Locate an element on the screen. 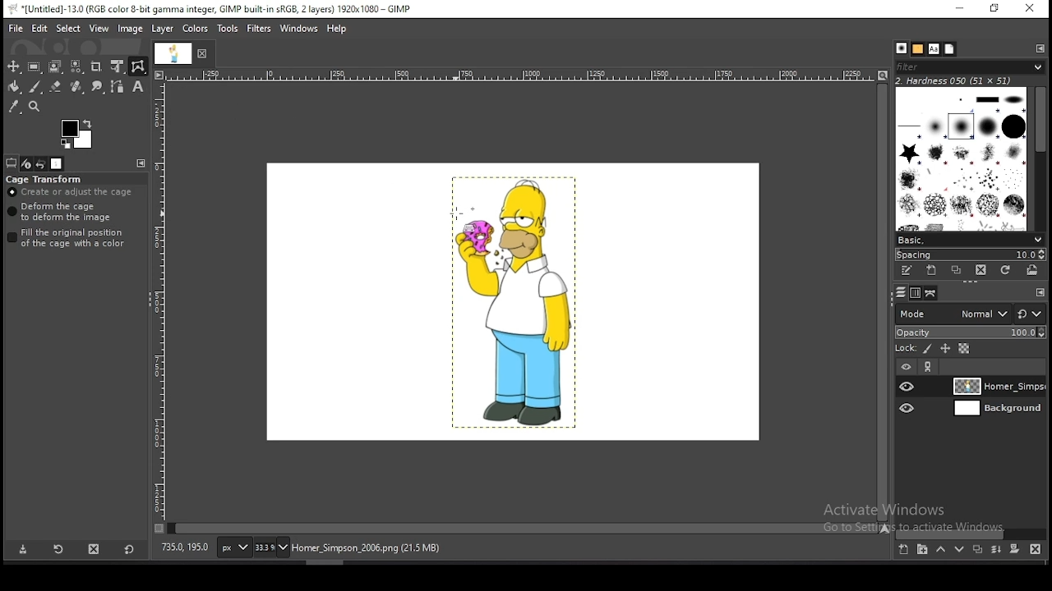  layers is located at coordinates (898, 292).